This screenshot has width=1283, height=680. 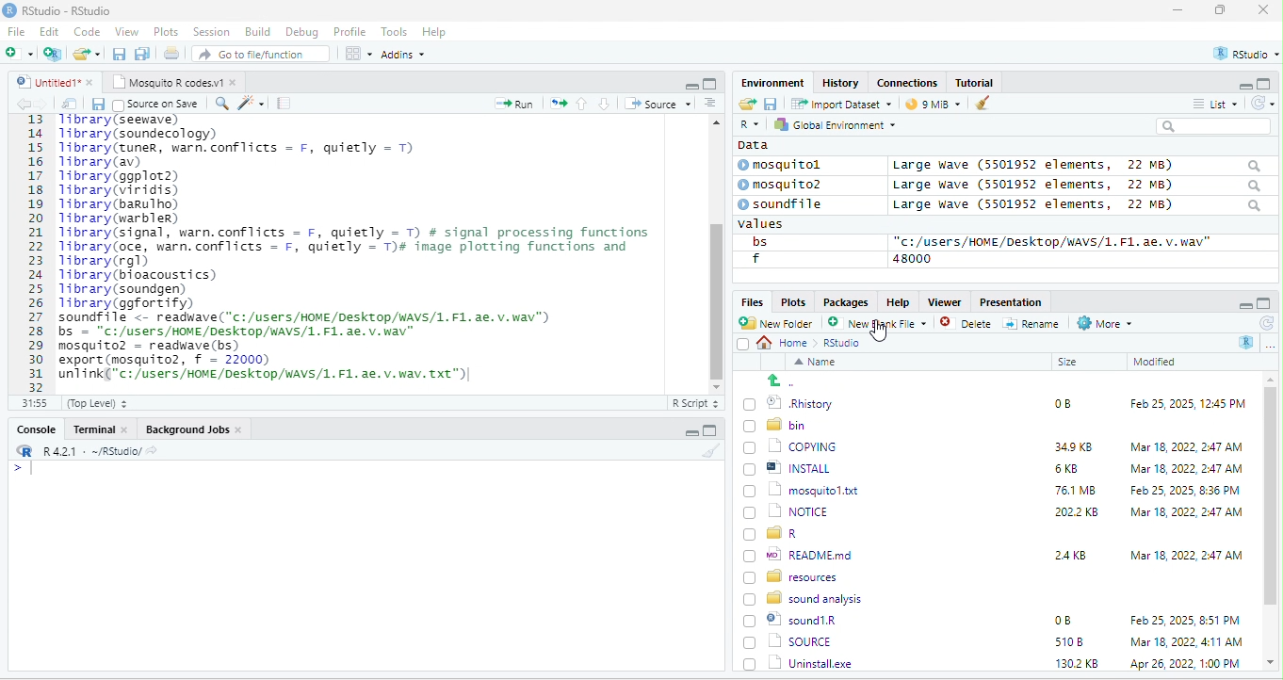 I want to click on # import Dataset, so click(x=839, y=103).